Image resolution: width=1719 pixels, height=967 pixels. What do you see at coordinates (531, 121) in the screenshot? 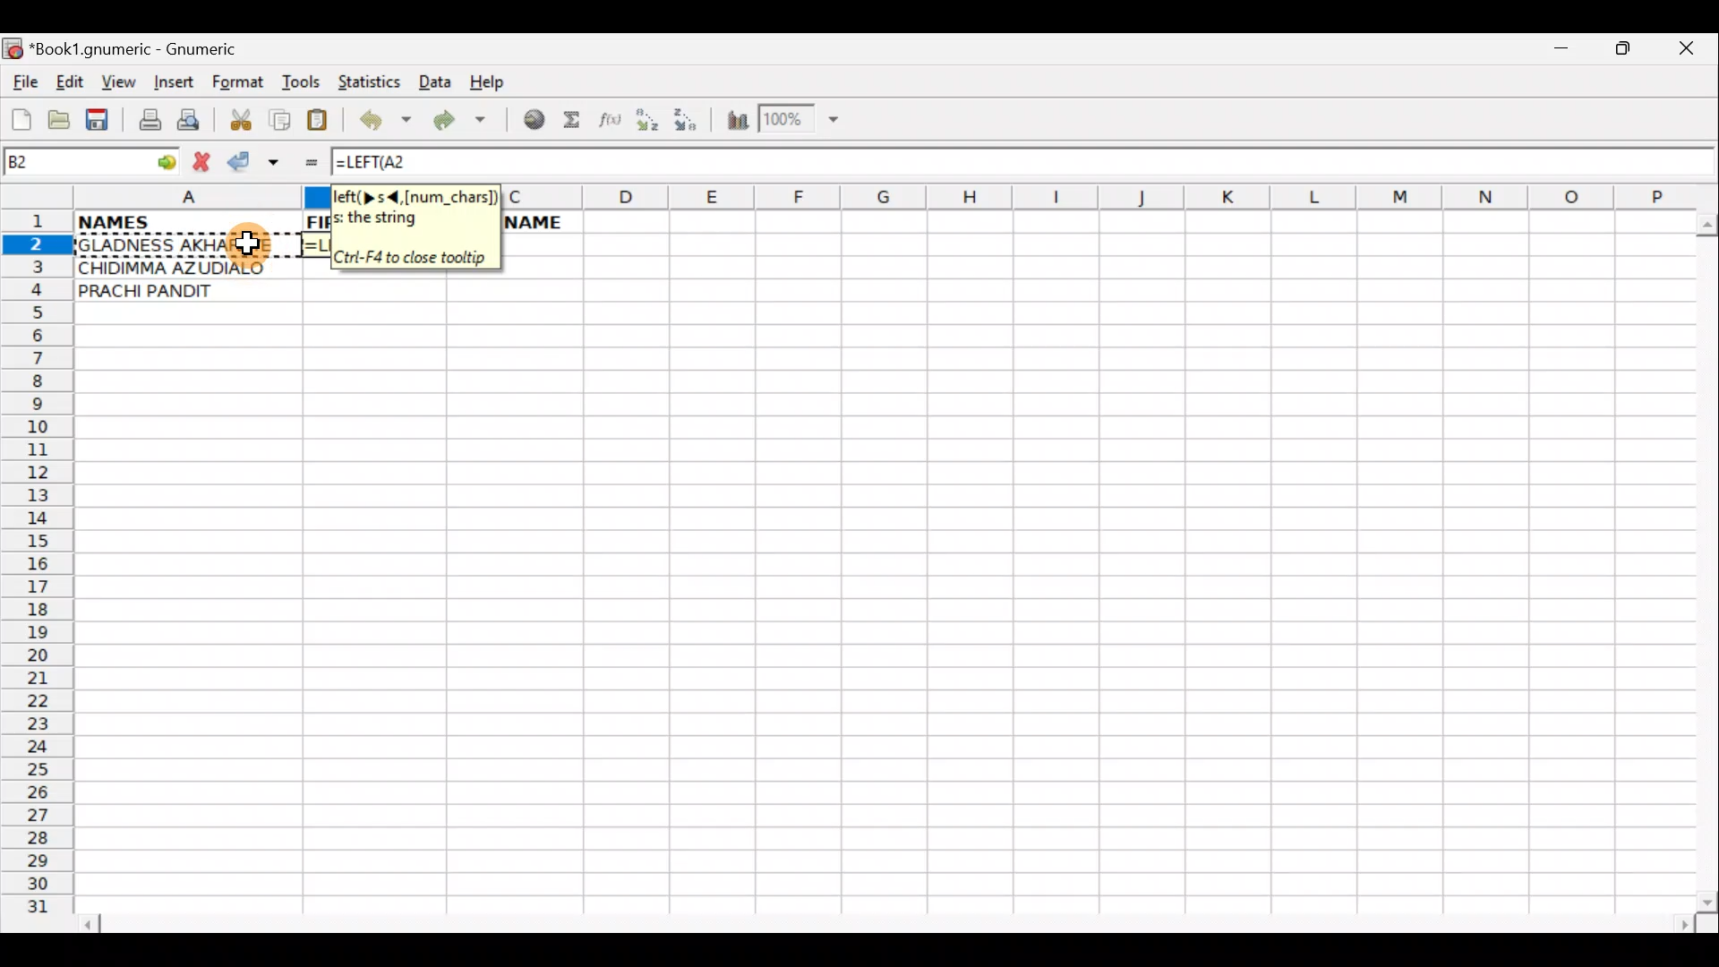
I see `Insert hyperlink` at bounding box center [531, 121].